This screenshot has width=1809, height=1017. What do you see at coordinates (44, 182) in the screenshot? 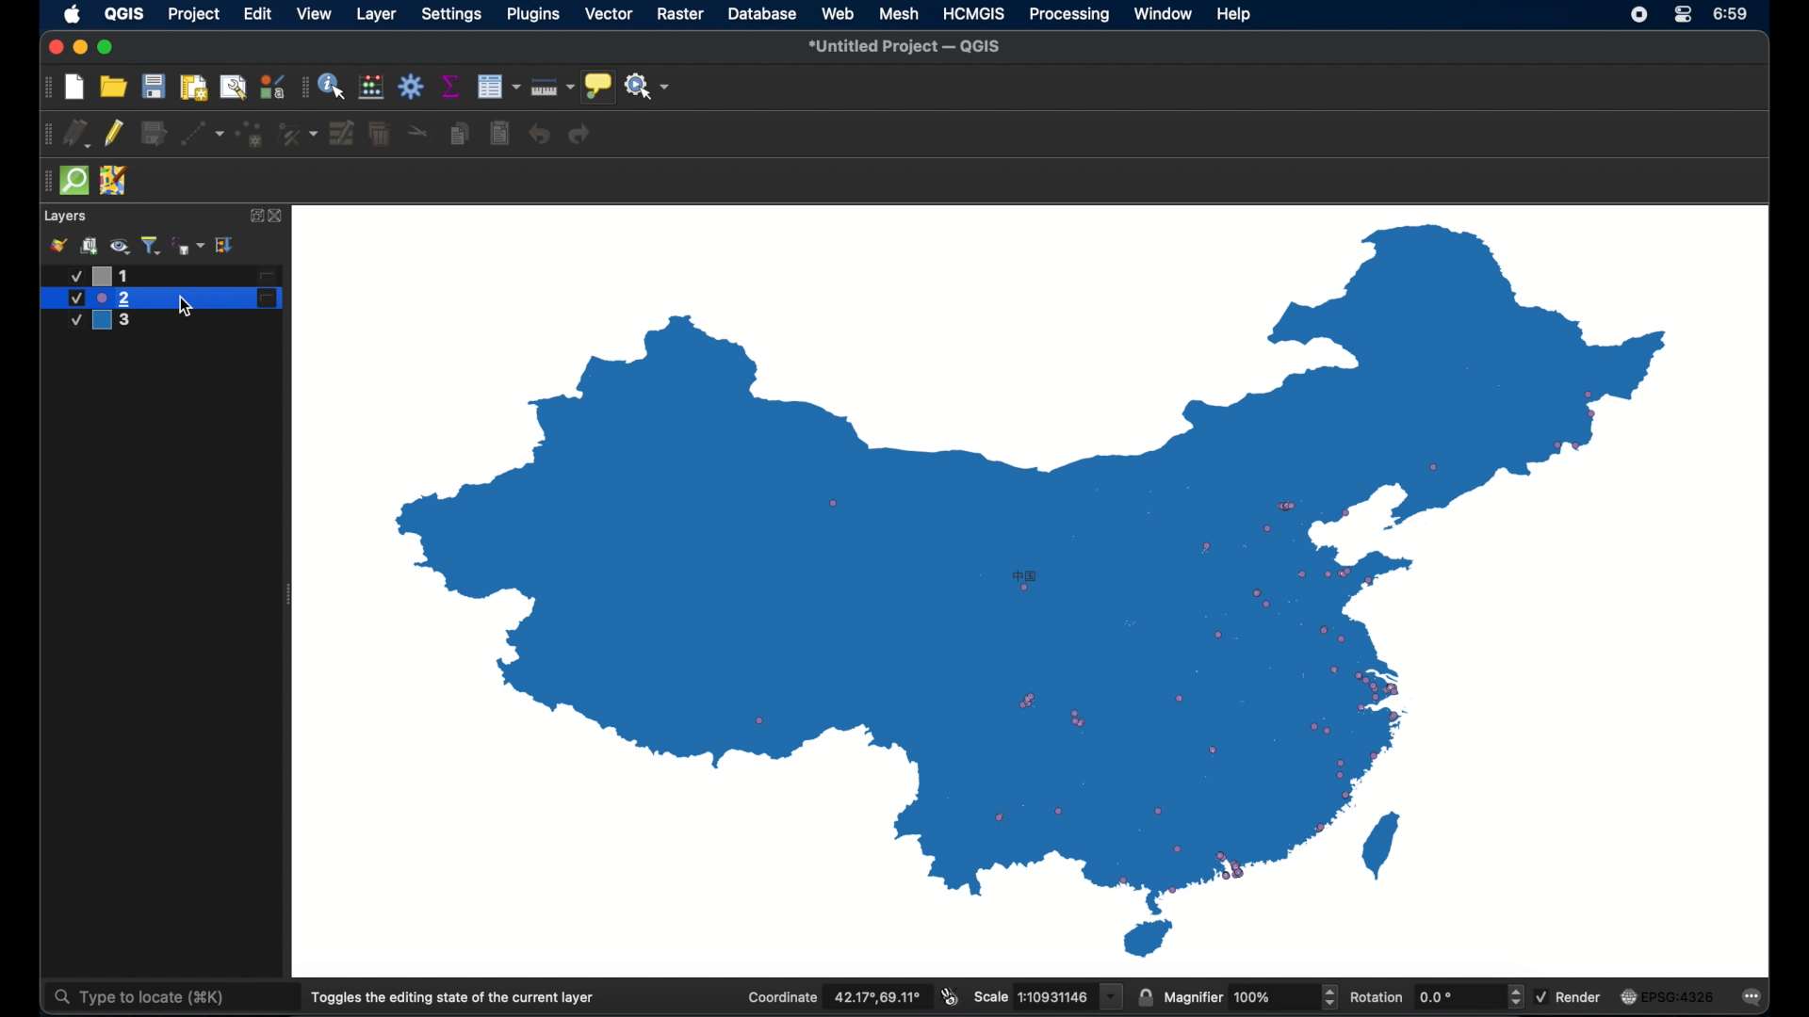
I see `drag handle` at bounding box center [44, 182].